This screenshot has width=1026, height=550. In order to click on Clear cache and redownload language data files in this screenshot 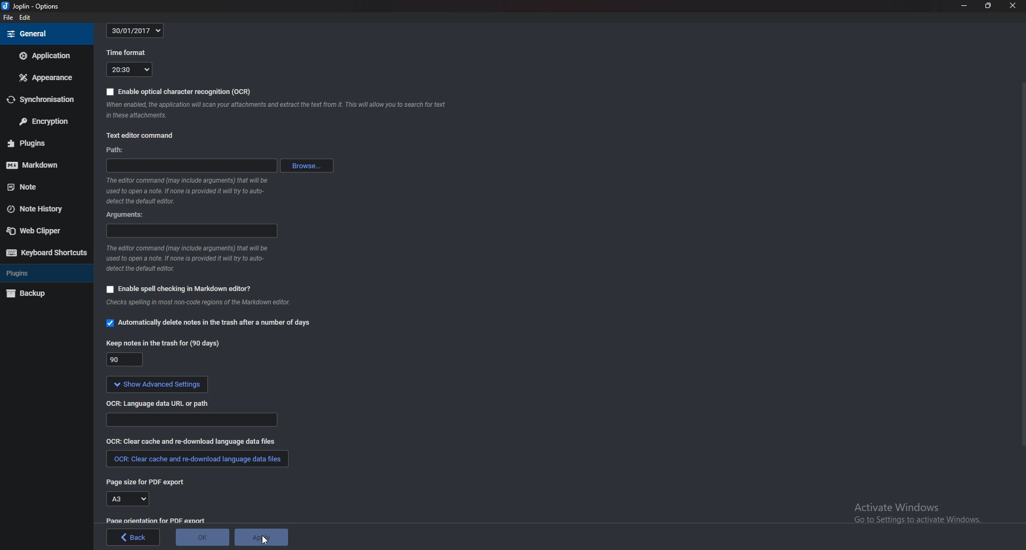, I will do `click(191, 442)`.